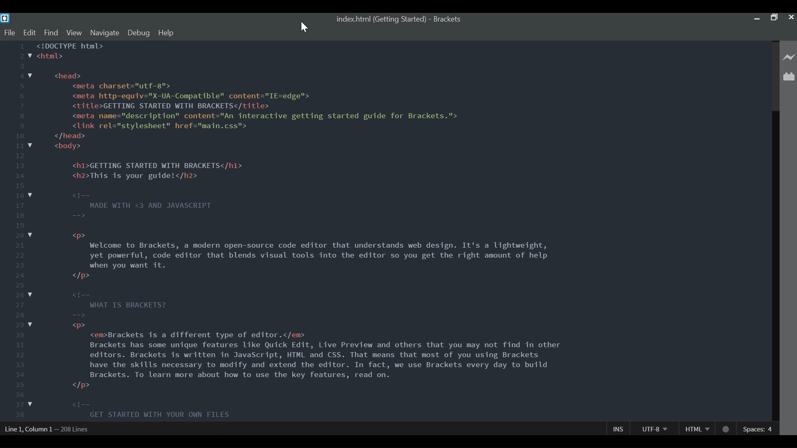 This screenshot has width=797, height=448. Describe the element at coordinates (74, 33) in the screenshot. I see `View` at that location.